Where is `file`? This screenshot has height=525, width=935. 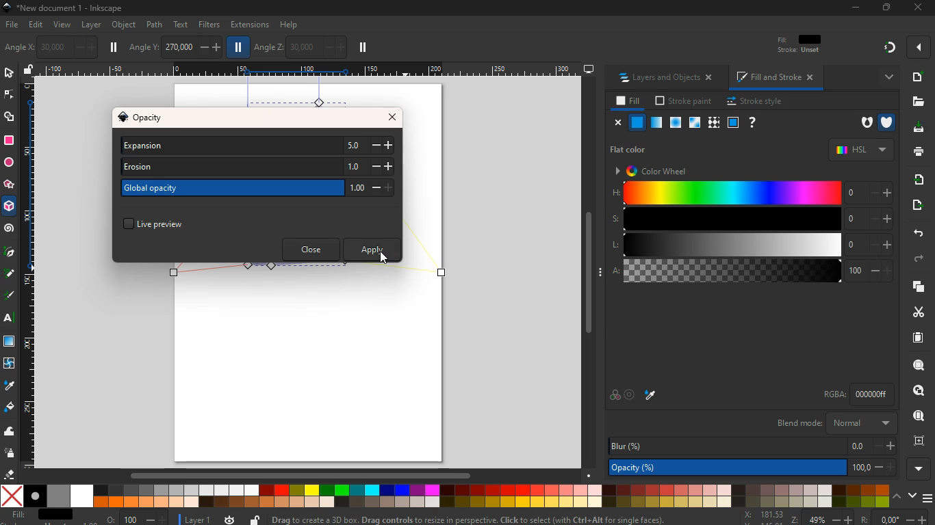
file is located at coordinates (11, 24).